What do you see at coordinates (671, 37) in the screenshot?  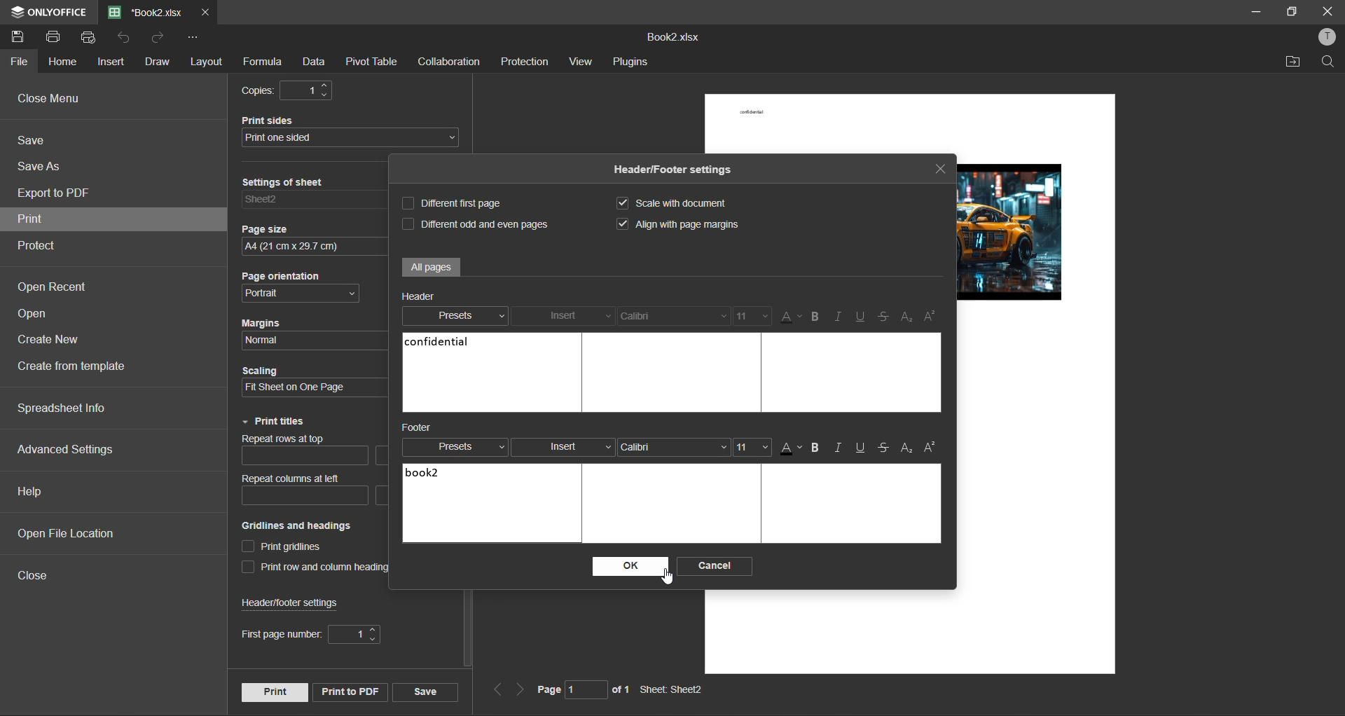 I see `Book2.xlsx` at bounding box center [671, 37].